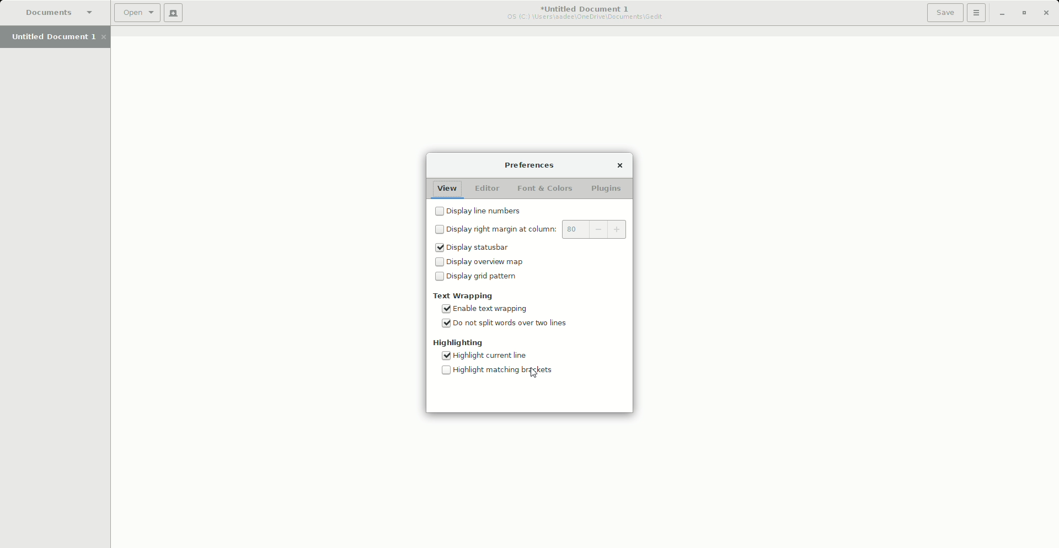 The width and height of the screenshot is (1059, 548). What do you see at coordinates (54, 12) in the screenshot?
I see `Documents` at bounding box center [54, 12].